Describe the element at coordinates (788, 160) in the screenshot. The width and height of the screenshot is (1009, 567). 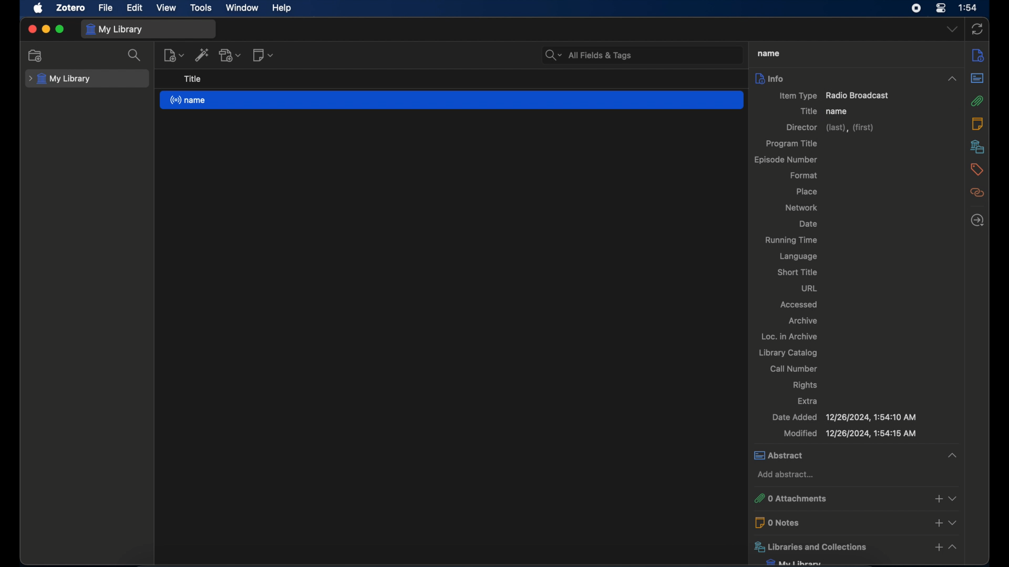
I see `episode number` at that location.